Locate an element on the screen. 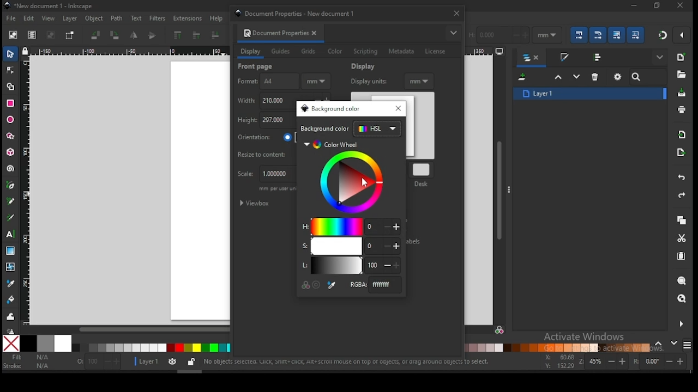  color palette is located at coordinates (558, 347).